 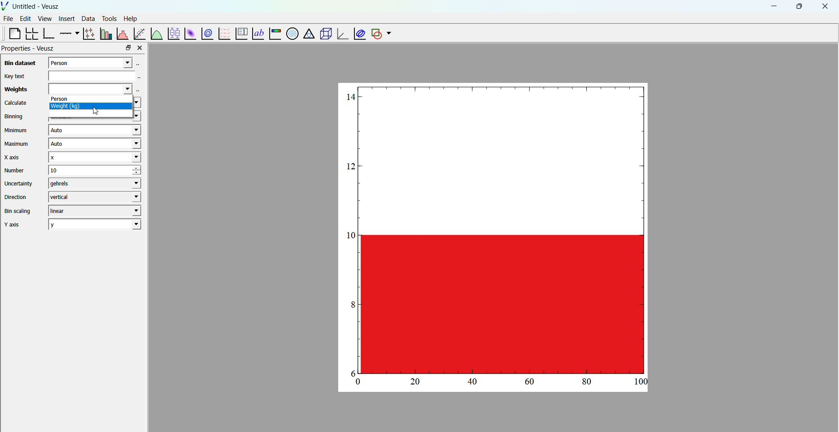 What do you see at coordinates (94, 130) in the screenshot?
I see `Auto ` at bounding box center [94, 130].